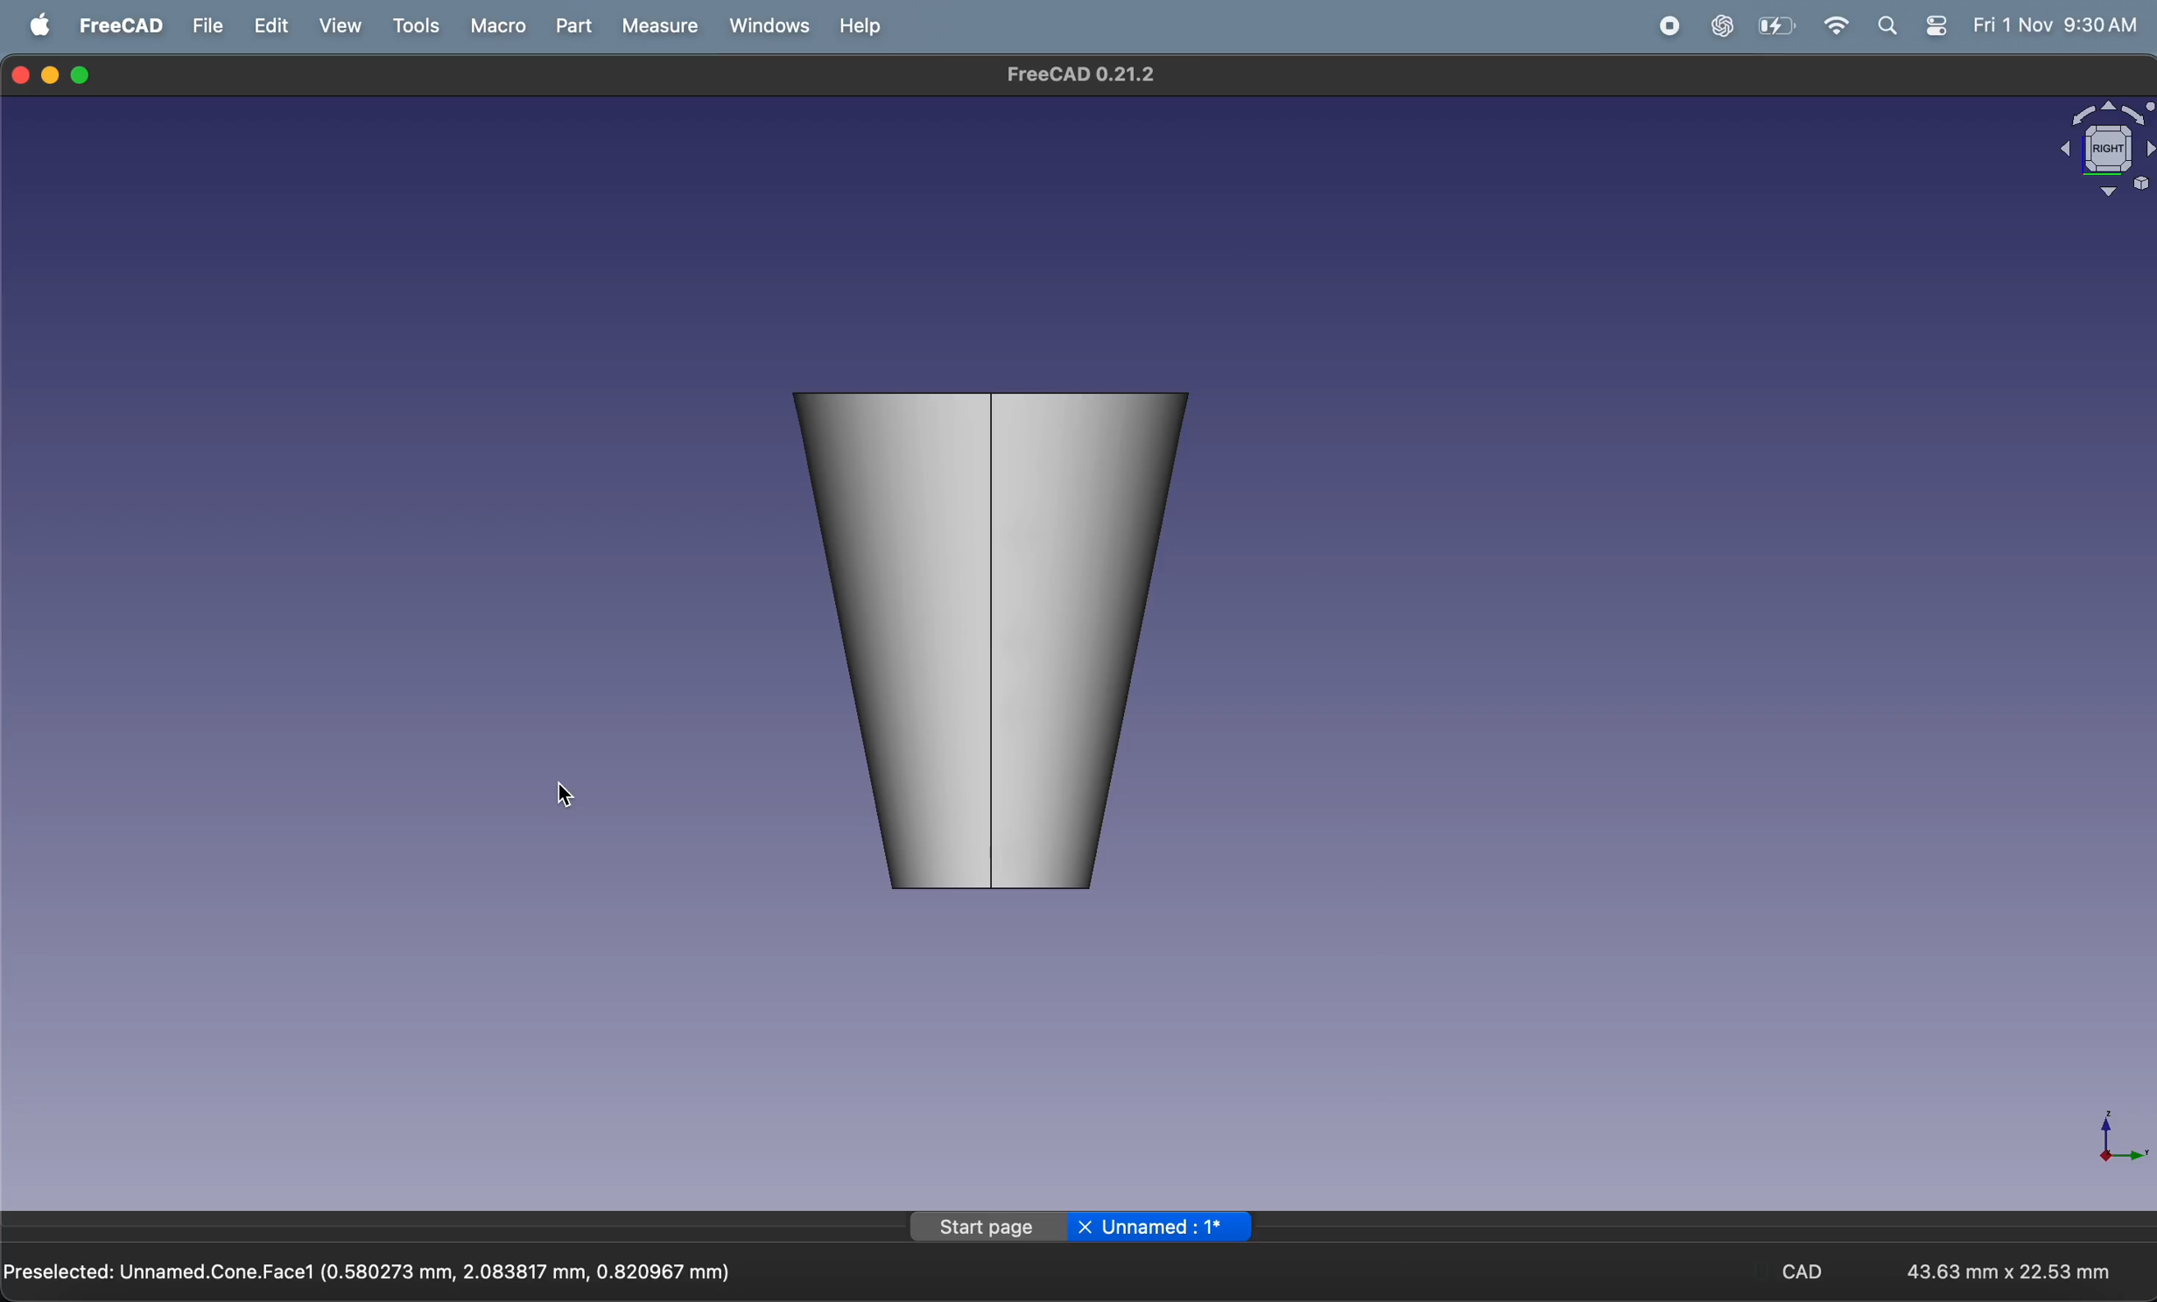 This screenshot has width=2157, height=1302. What do you see at coordinates (1776, 25) in the screenshot?
I see `battery` at bounding box center [1776, 25].